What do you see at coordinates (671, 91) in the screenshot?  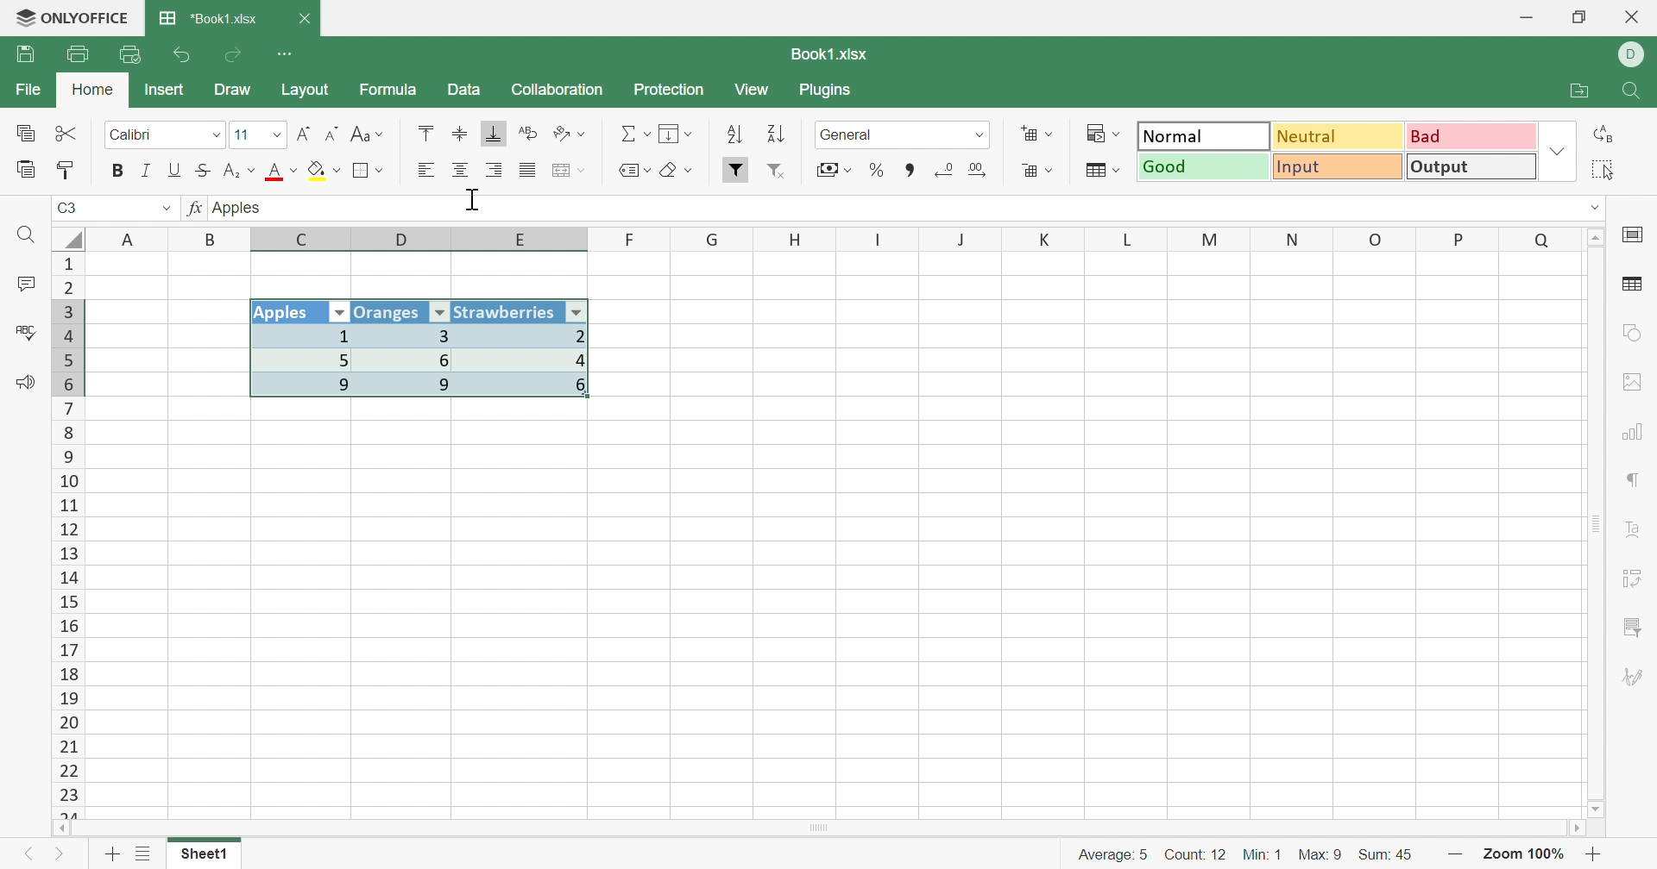 I see `Protection` at bounding box center [671, 91].